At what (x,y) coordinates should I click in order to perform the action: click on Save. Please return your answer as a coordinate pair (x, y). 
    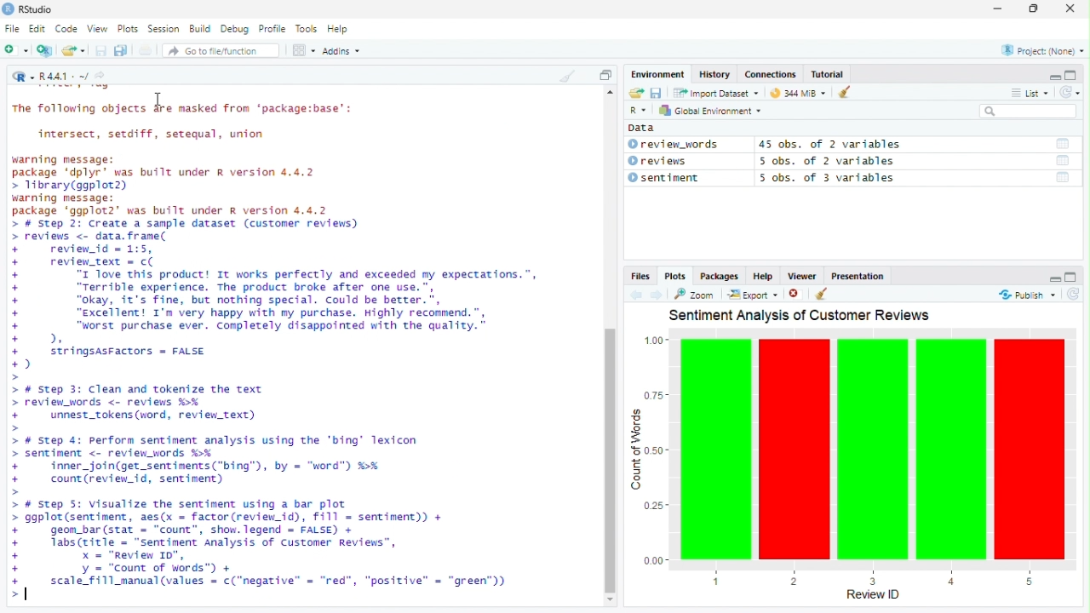
    Looking at the image, I should click on (101, 50).